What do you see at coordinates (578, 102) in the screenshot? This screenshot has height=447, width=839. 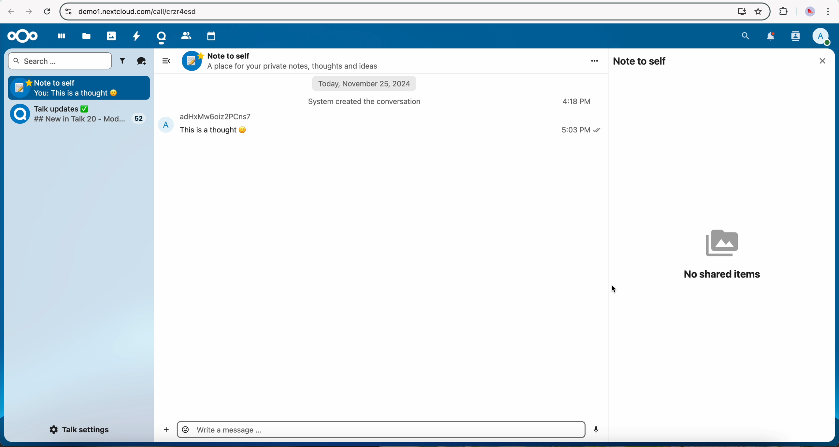 I see `hour` at bounding box center [578, 102].